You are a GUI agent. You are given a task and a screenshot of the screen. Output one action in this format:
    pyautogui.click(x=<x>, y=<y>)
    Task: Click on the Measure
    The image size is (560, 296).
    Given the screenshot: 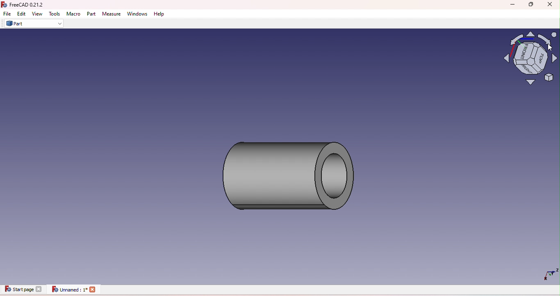 What is the action you would take?
    pyautogui.click(x=112, y=14)
    